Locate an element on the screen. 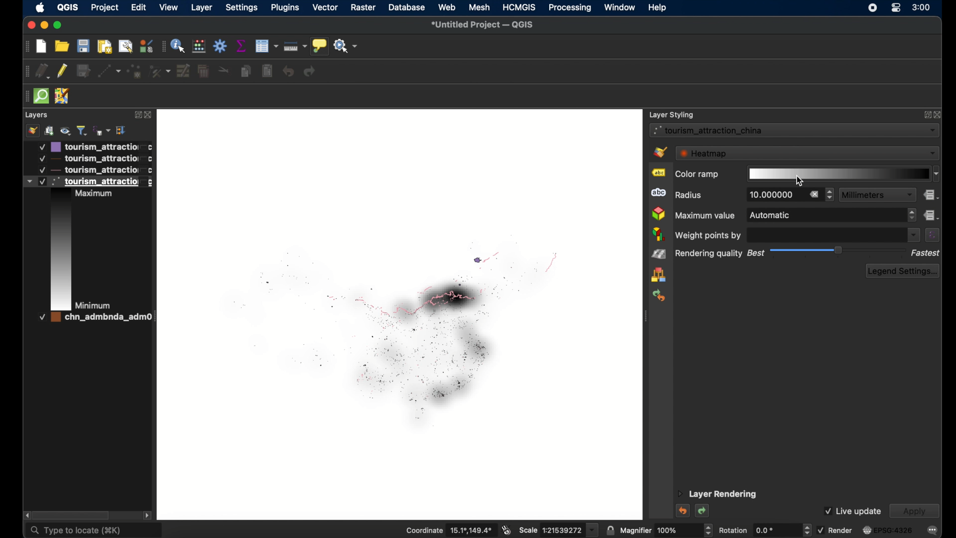  copy features is located at coordinates (245, 71).